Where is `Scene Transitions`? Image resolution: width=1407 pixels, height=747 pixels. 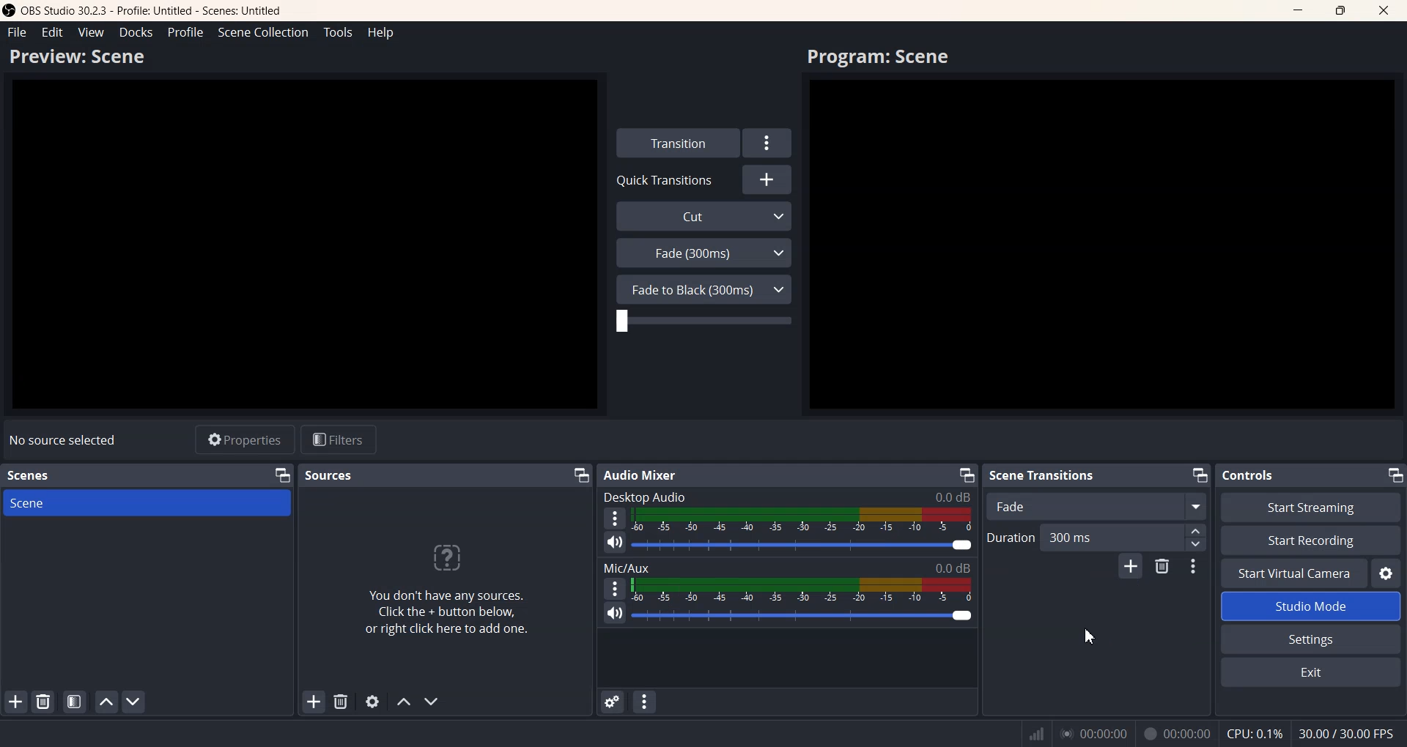
Scene Transitions is located at coordinates (1050, 475).